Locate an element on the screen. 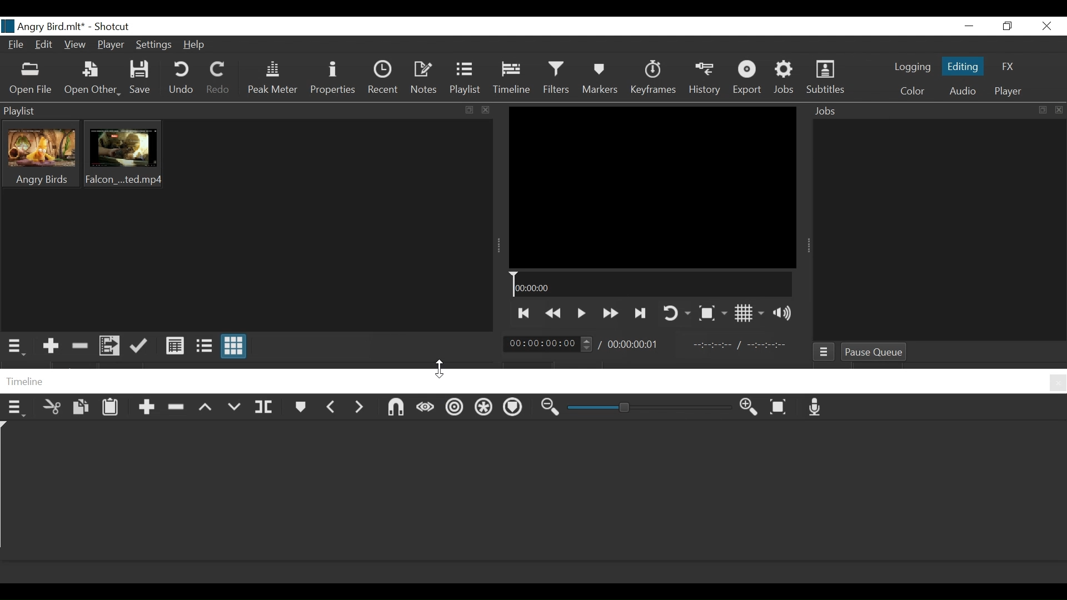 The width and height of the screenshot is (1067, 600). Skip to te previous point is located at coordinates (522, 313).